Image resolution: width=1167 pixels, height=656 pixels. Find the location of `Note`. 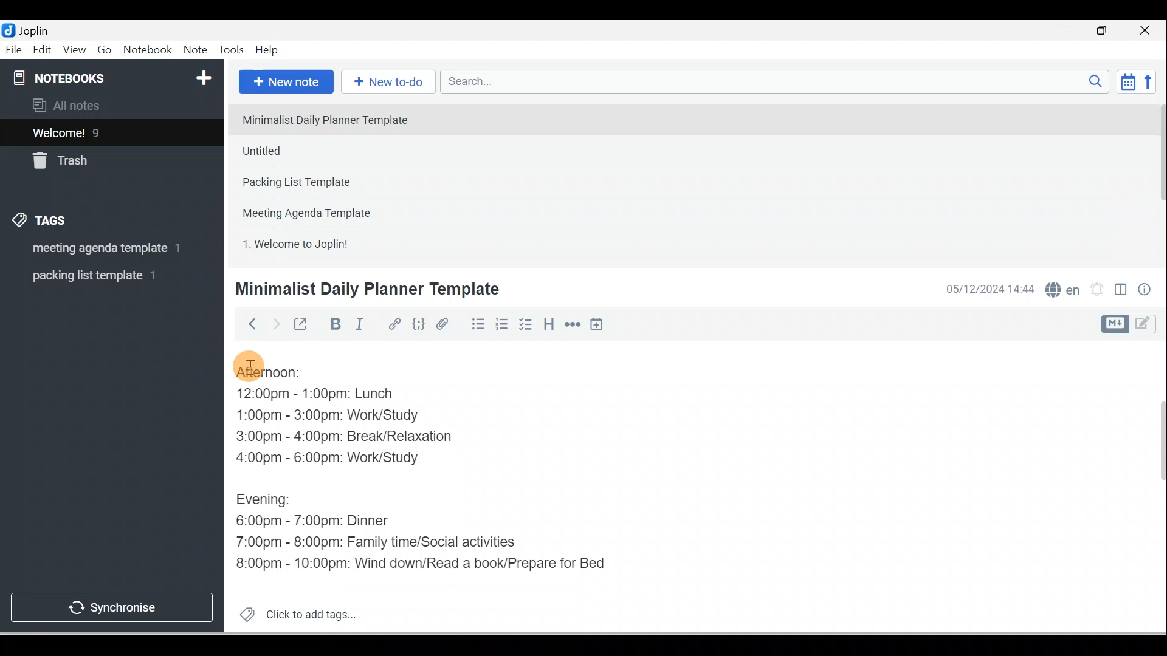

Note is located at coordinates (194, 50).